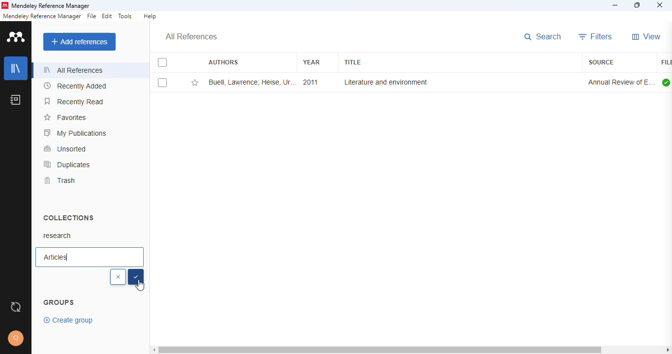 This screenshot has height=354, width=672. Describe the element at coordinates (163, 83) in the screenshot. I see `select` at that location.